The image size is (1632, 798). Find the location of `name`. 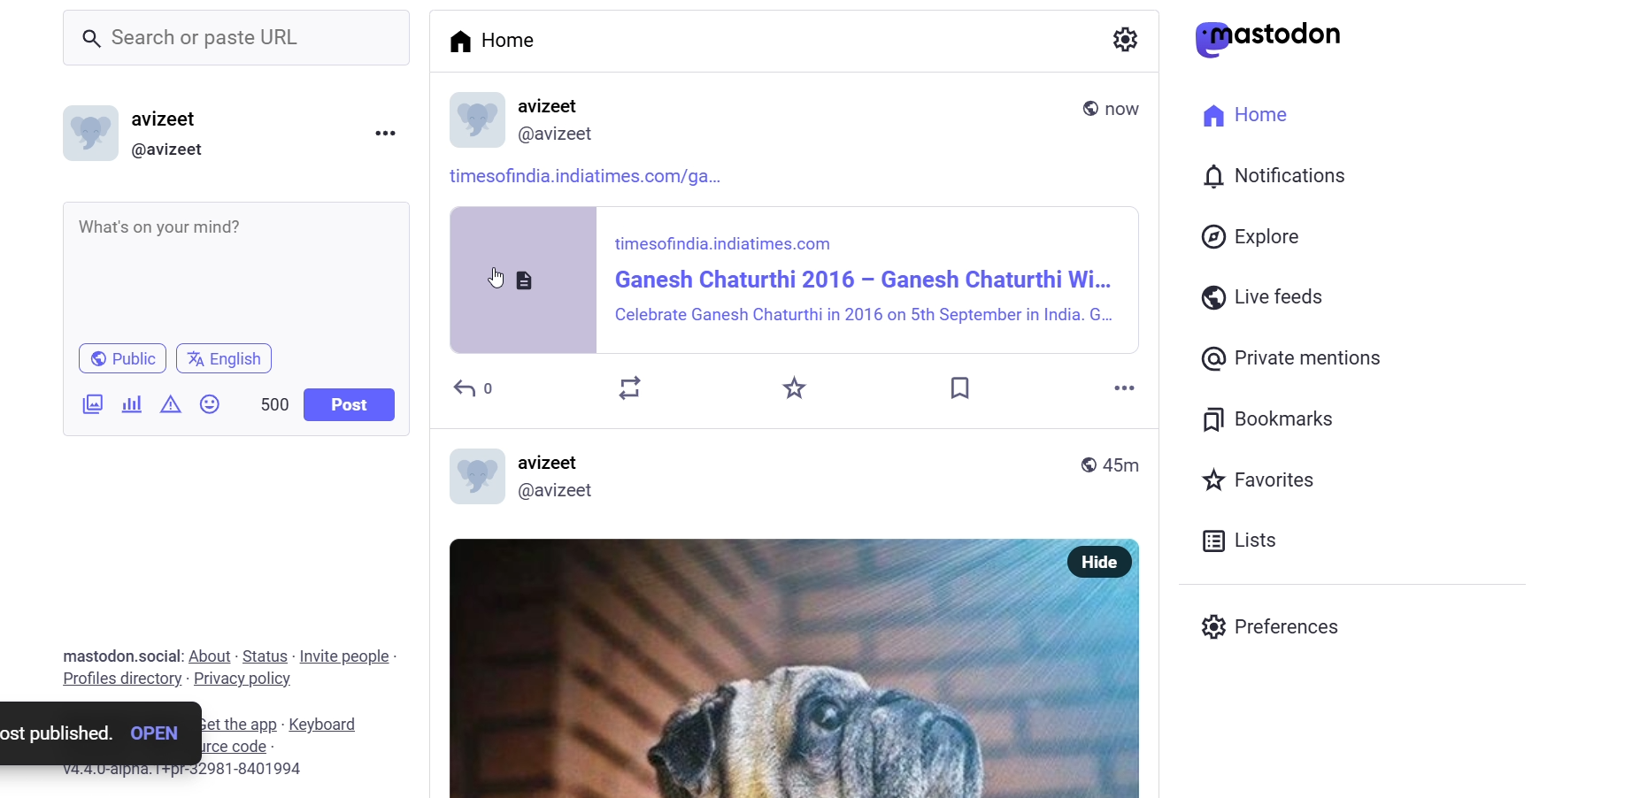

name is located at coordinates (569, 106).